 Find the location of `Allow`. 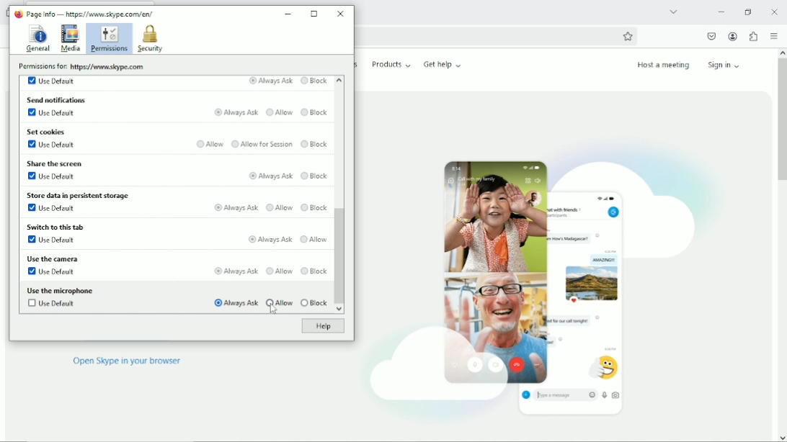

Allow is located at coordinates (280, 207).